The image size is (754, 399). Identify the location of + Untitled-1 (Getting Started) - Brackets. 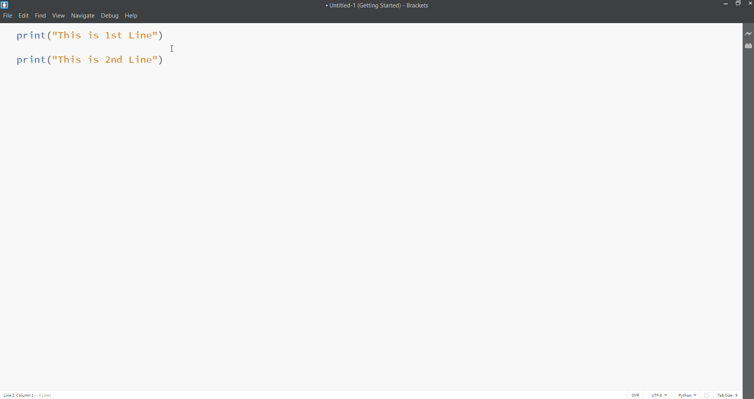
(385, 7).